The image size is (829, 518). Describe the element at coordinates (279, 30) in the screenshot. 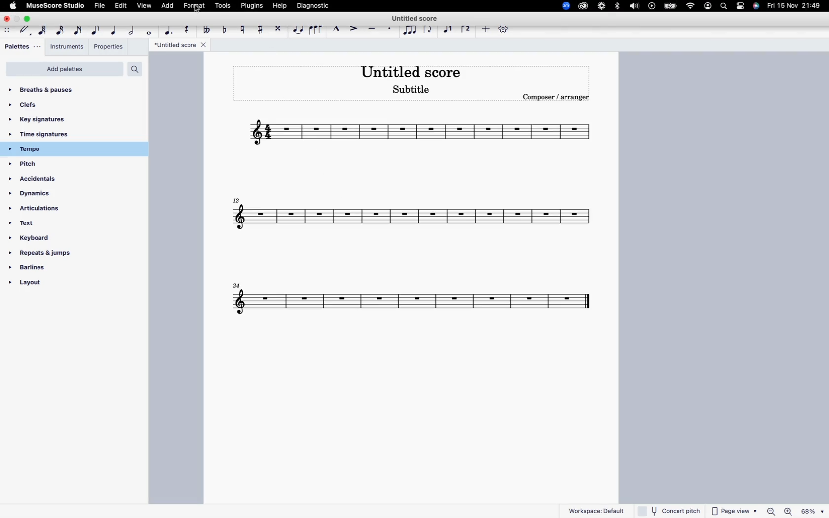

I see `toggle double sharp` at that location.